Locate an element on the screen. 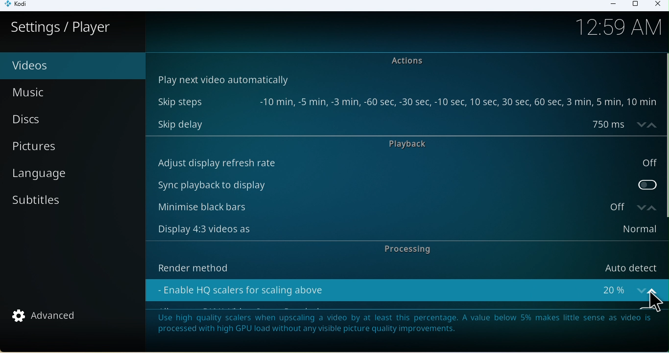  Video is located at coordinates (56, 66).